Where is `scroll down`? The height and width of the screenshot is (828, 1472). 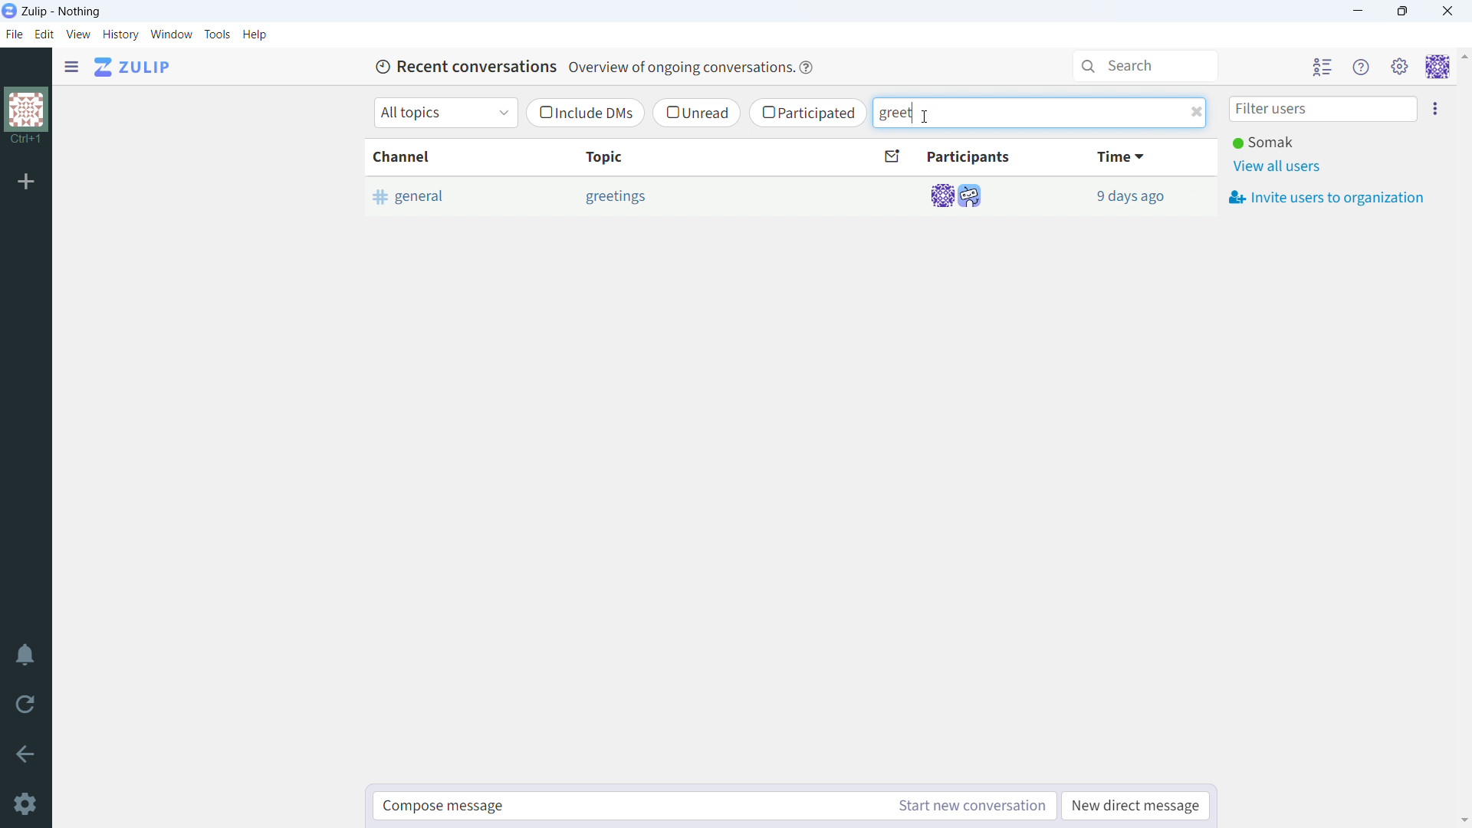
scroll down is located at coordinates (1463, 820).